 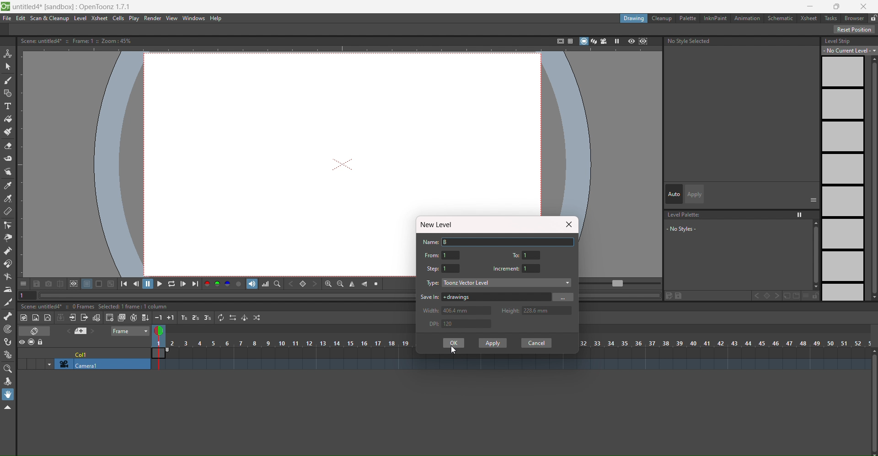 I want to click on repeat, so click(x=221, y=317).